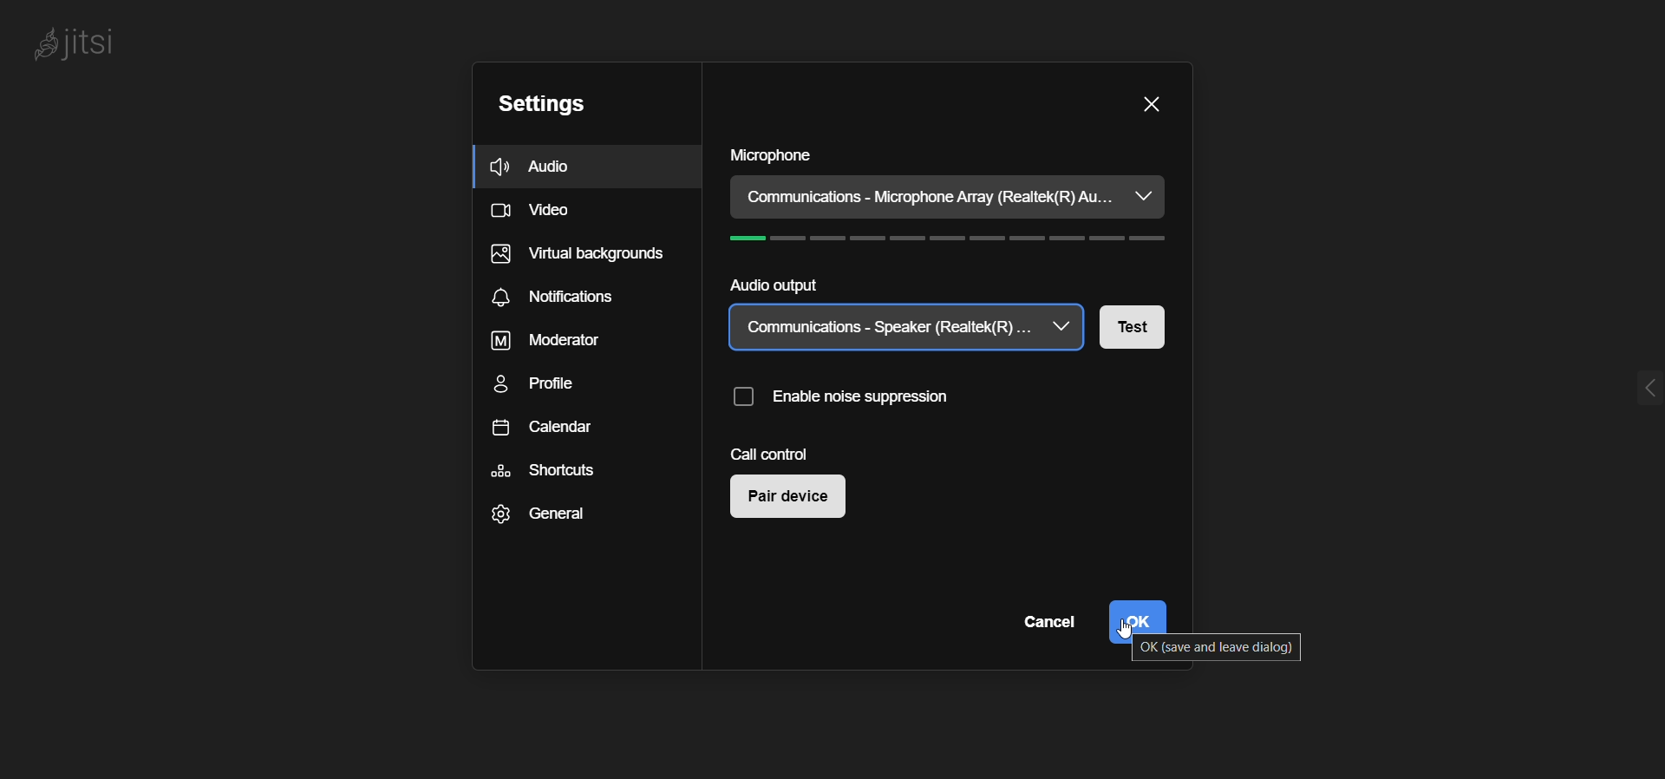 The height and width of the screenshot is (779, 1665). What do you see at coordinates (1218, 650) in the screenshot?
I see `ok(save and leave dialog)` at bounding box center [1218, 650].